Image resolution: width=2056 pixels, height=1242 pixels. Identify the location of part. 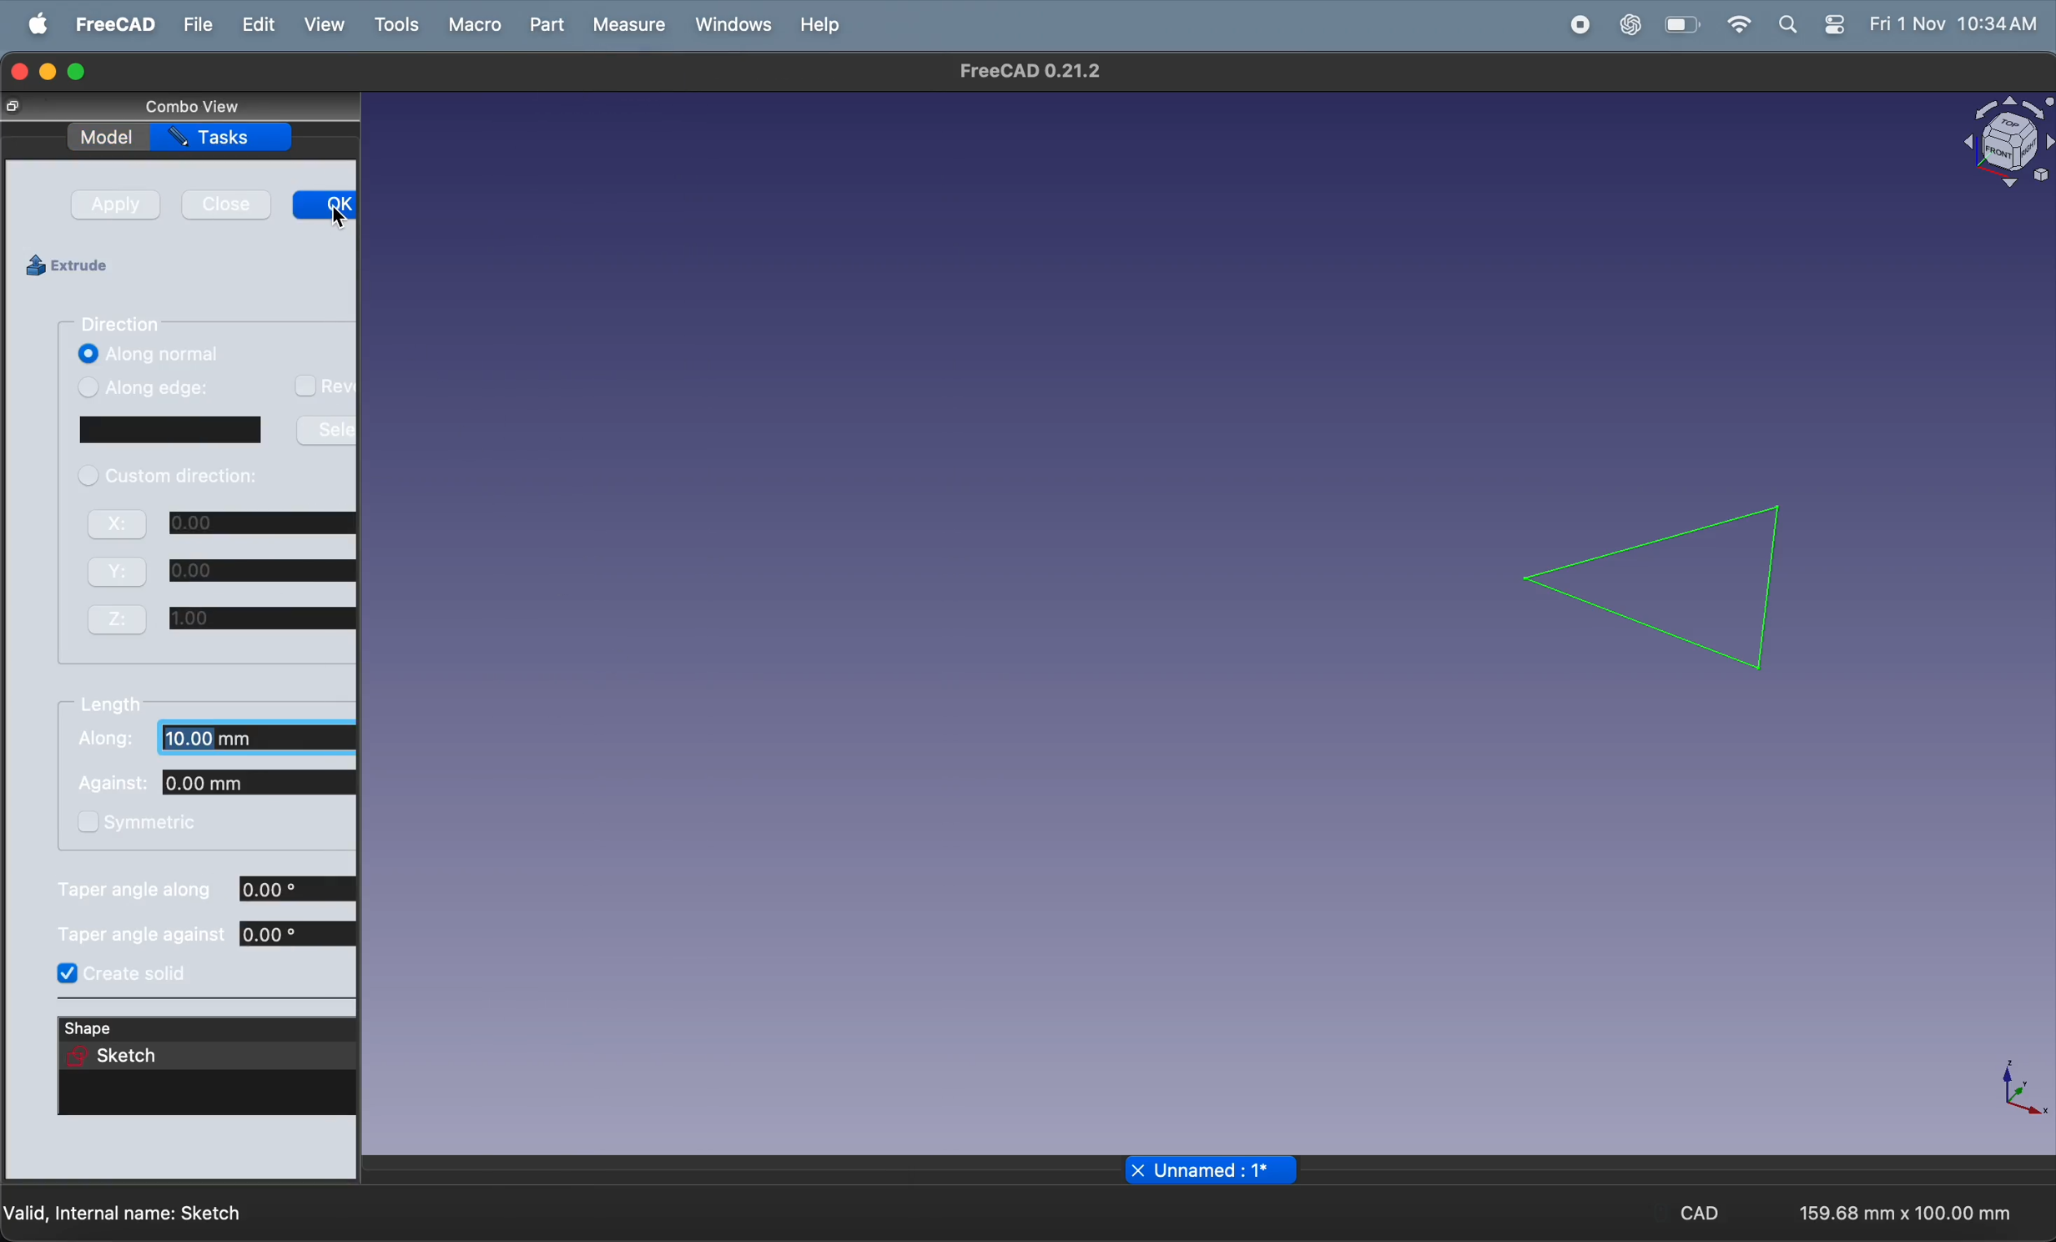
(551, 25).